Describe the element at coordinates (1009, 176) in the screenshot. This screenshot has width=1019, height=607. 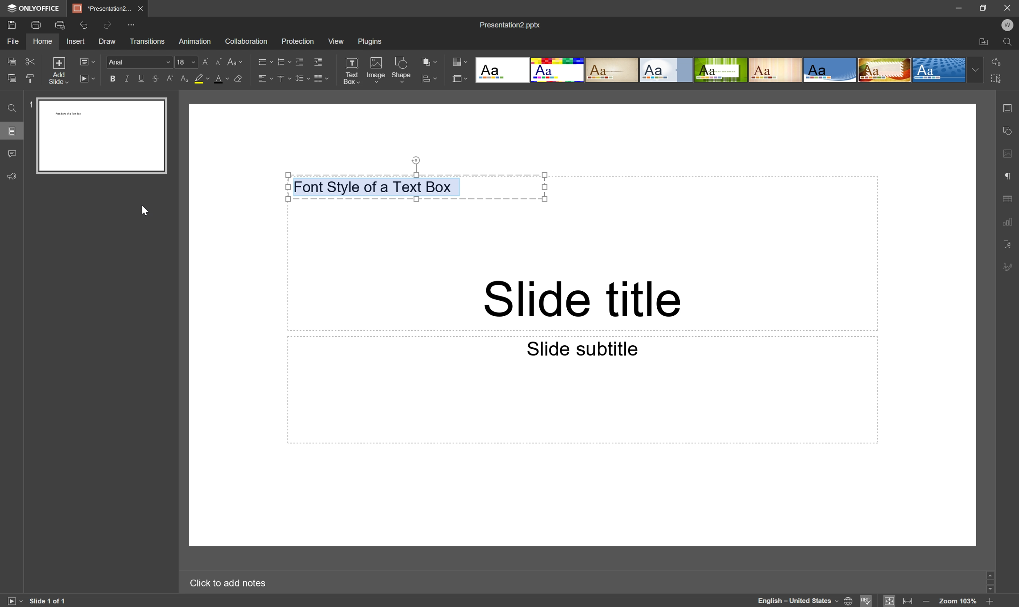
I see `Paragraph settings` at that location.